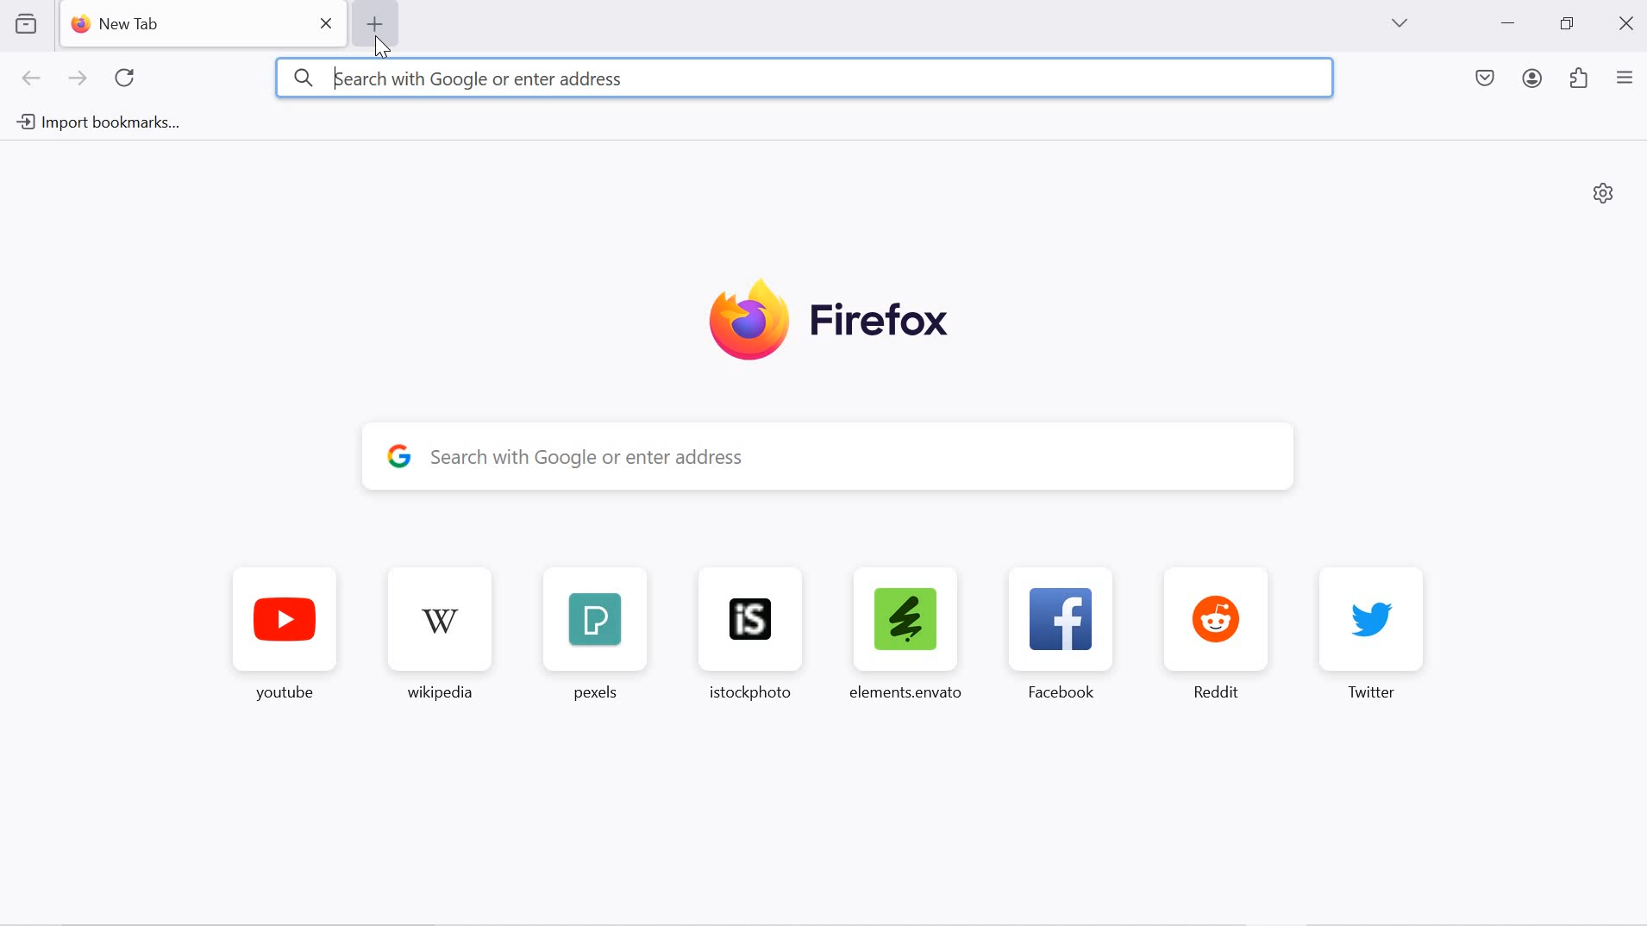 The image size is (1647, 926). I want to click on account, so click(1535, 81).